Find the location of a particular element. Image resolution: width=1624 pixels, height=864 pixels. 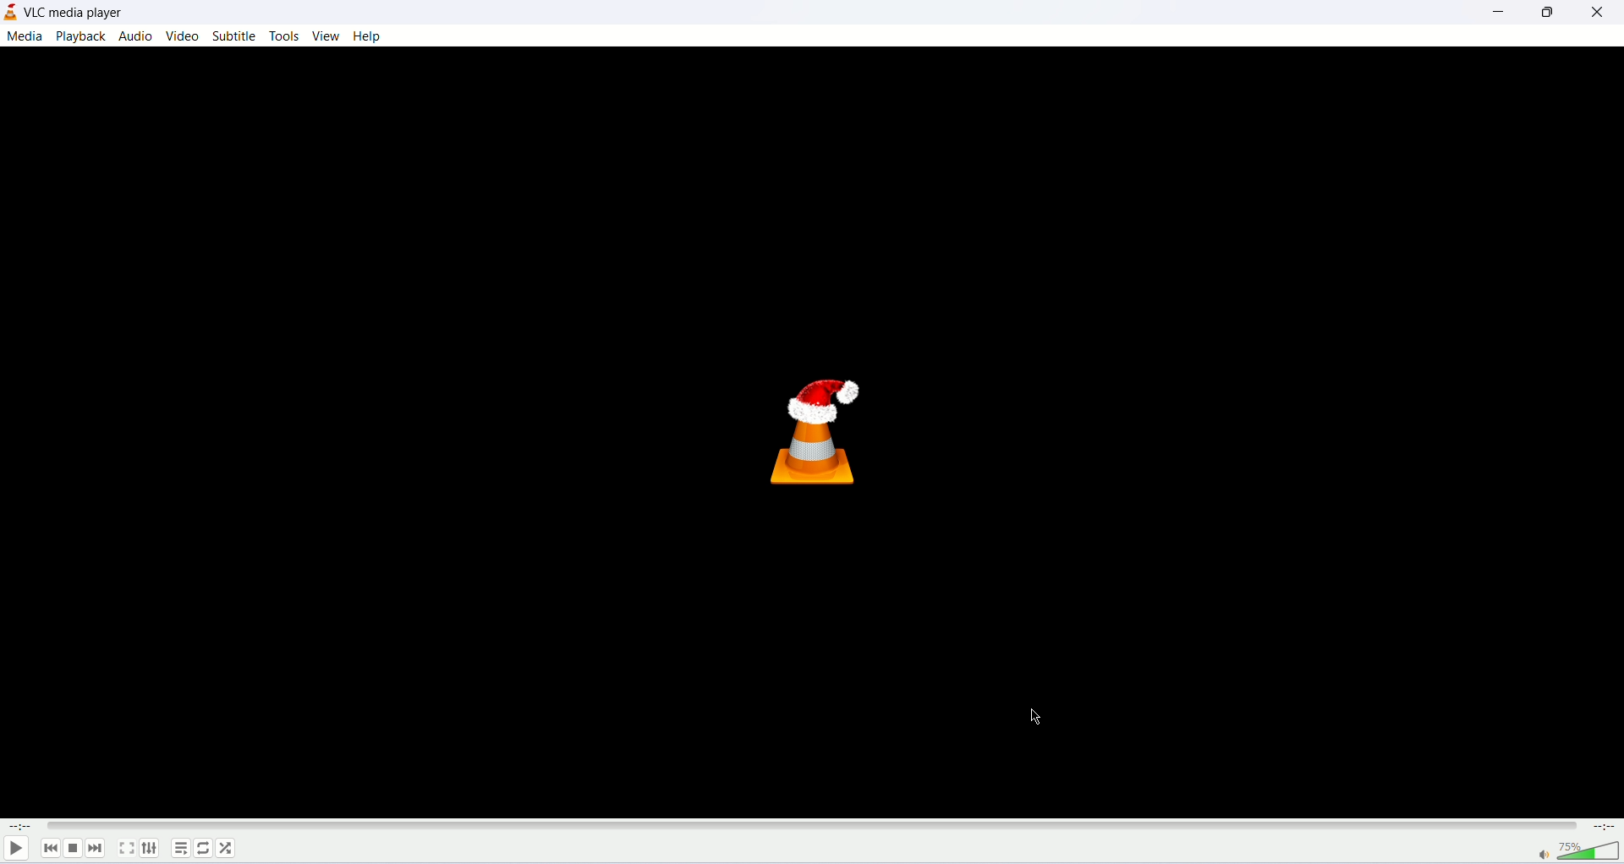

next is located at coordinates (101, 851).